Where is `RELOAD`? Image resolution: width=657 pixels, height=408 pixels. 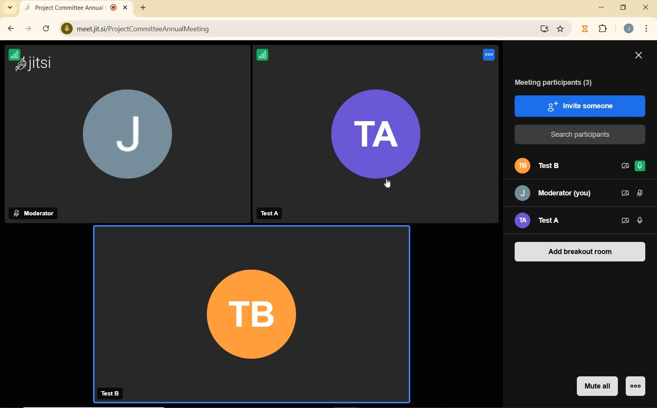
RELOAD is located at coordinates (46, 28).